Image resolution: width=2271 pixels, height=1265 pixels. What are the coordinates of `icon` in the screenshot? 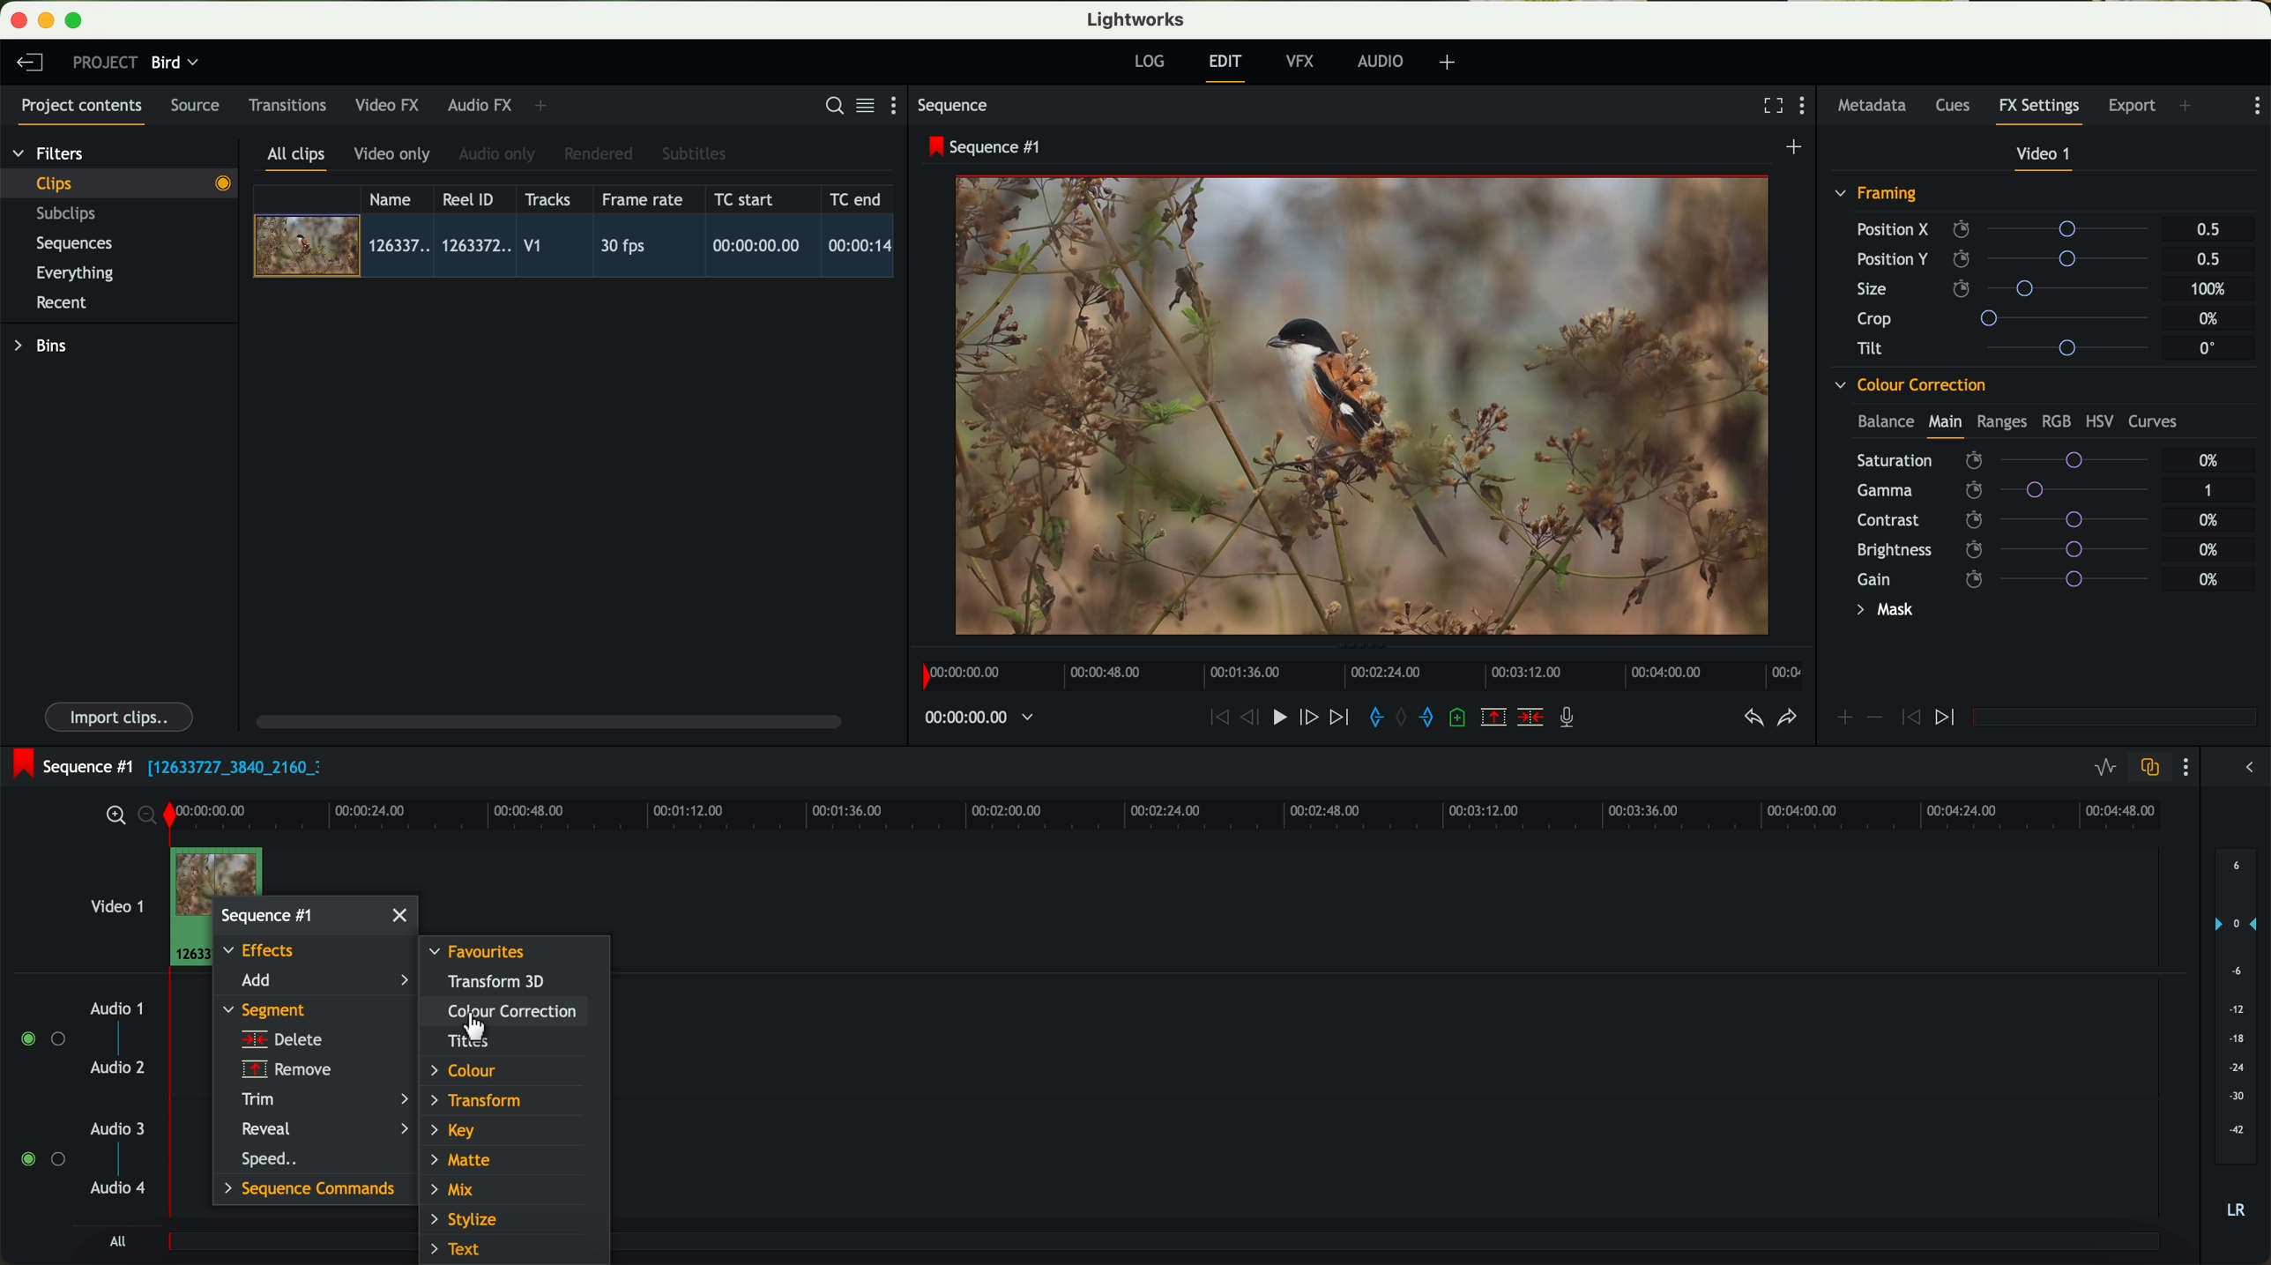 It's located at (1947, 718).